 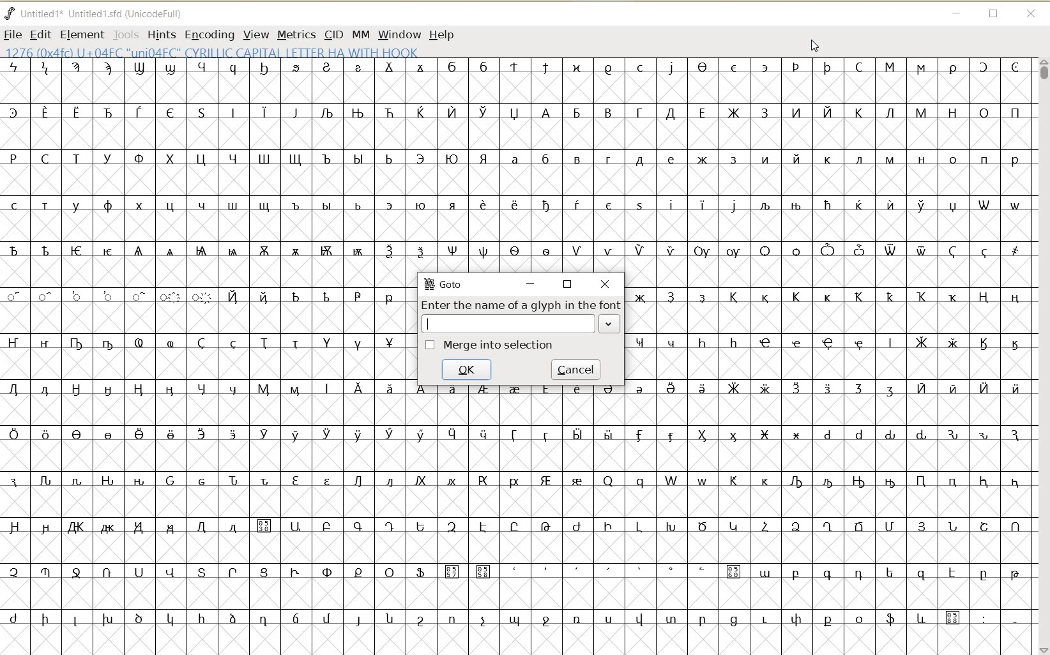 I want to click on ELEMENT, so click(x=82, y=34).